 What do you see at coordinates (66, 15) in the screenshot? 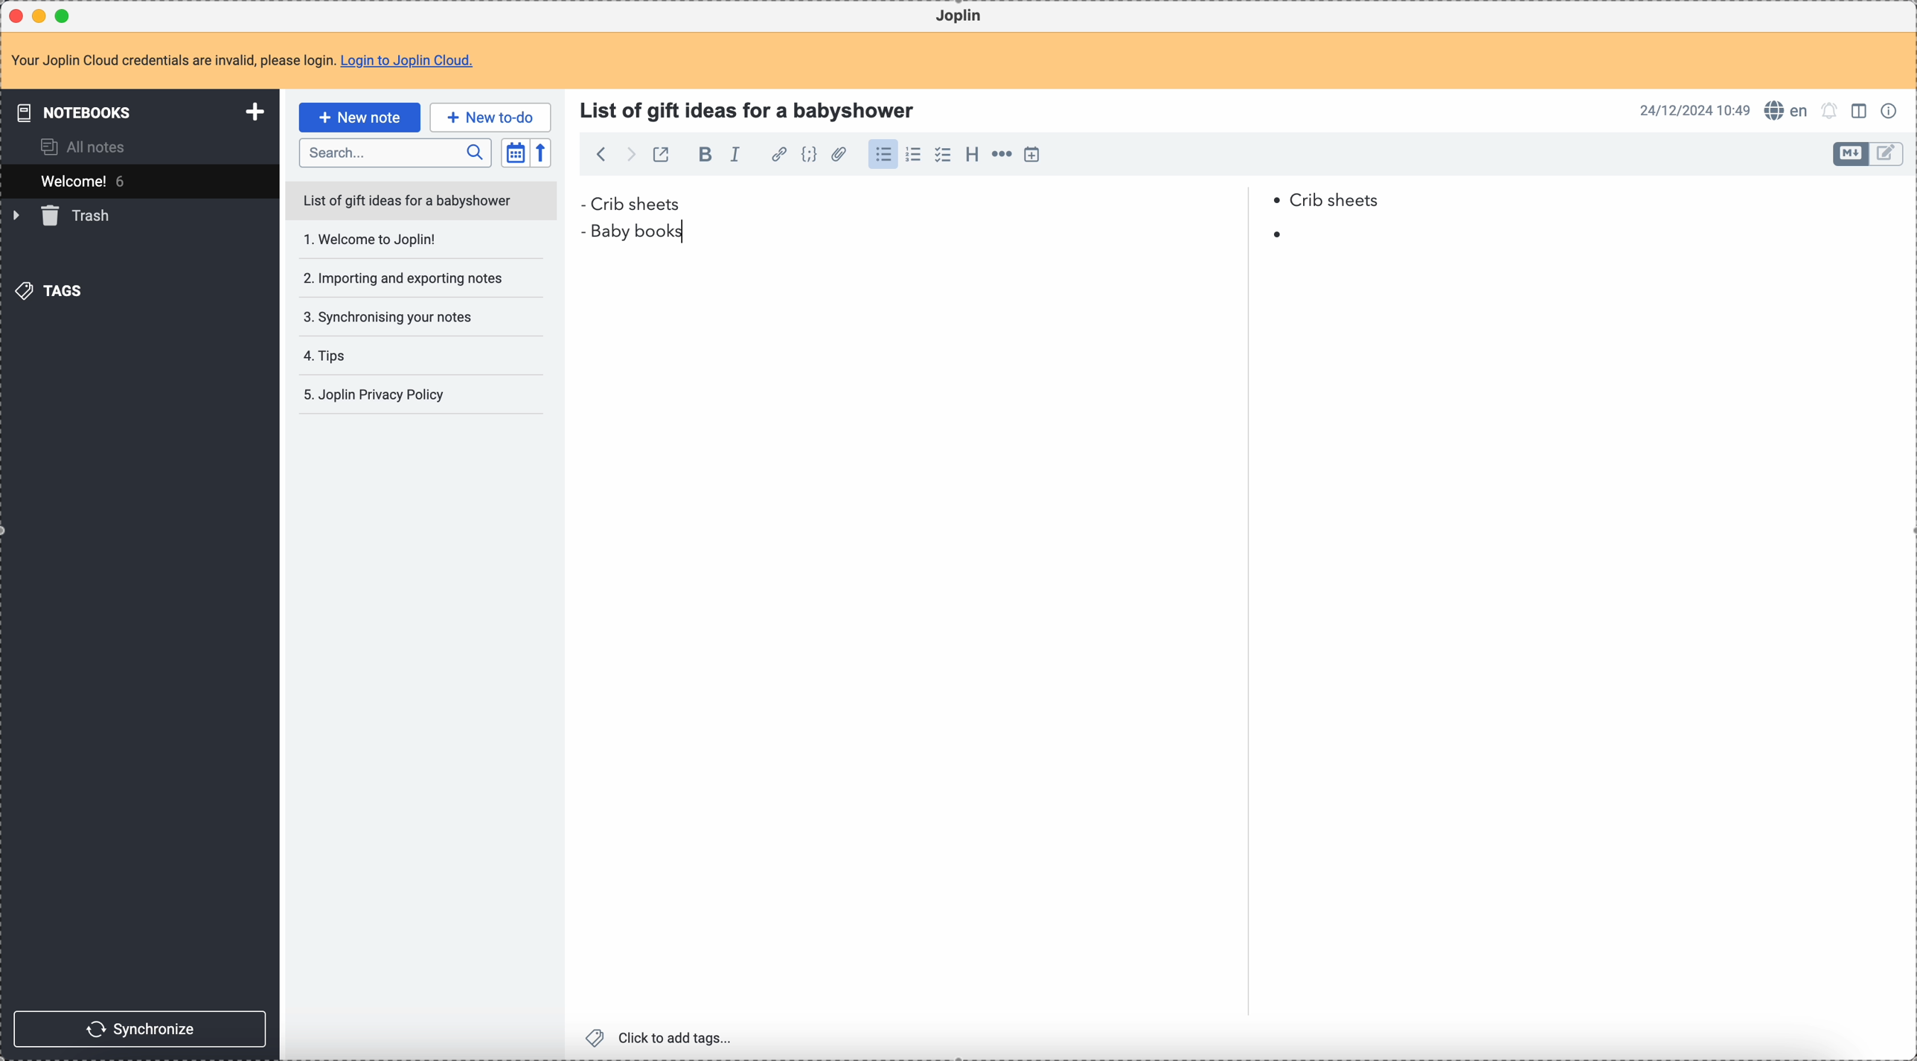
I see `maximize Joplin` at bounding box center [66, 15].